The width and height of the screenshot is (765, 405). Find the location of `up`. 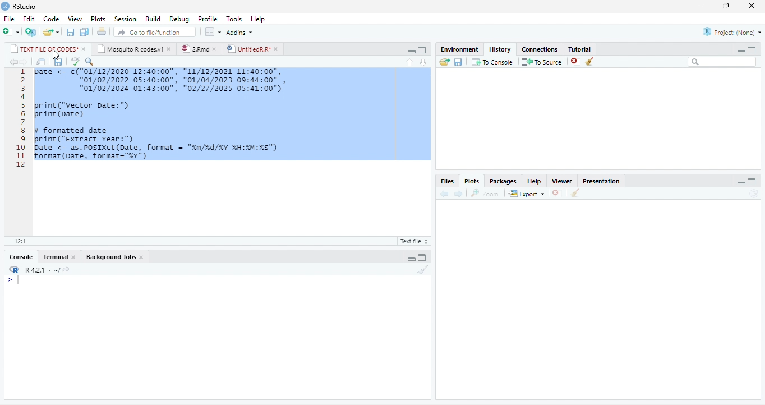

up is located at coordinates (409, 62).